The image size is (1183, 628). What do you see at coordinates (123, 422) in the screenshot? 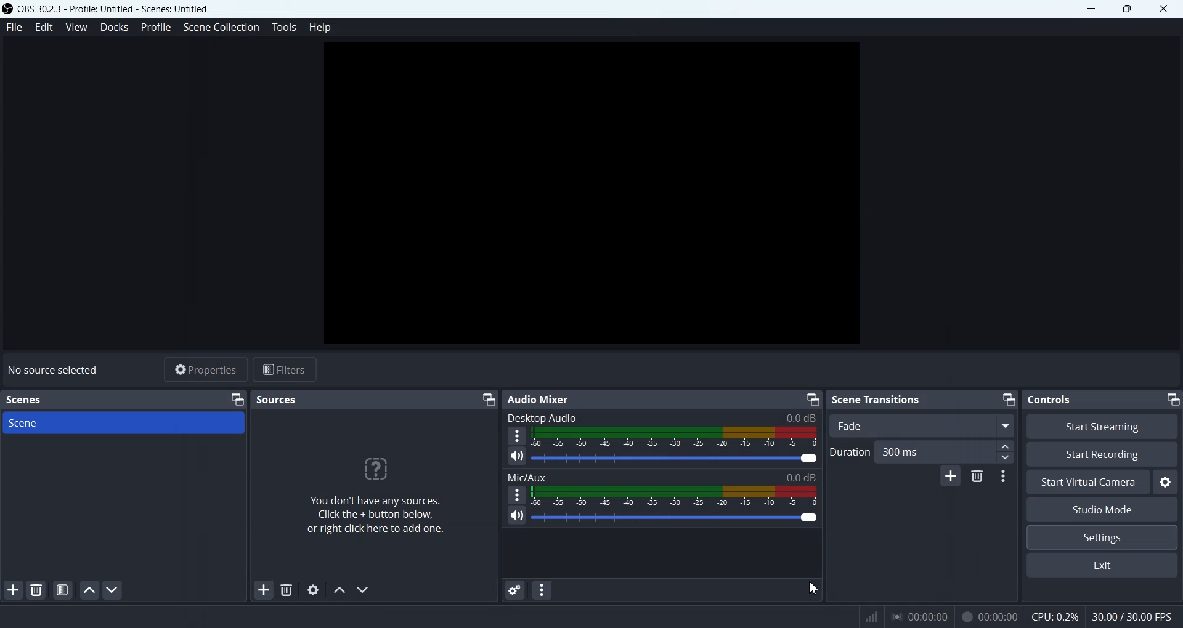
I see `Scene ` at bounding box center [123, 422].